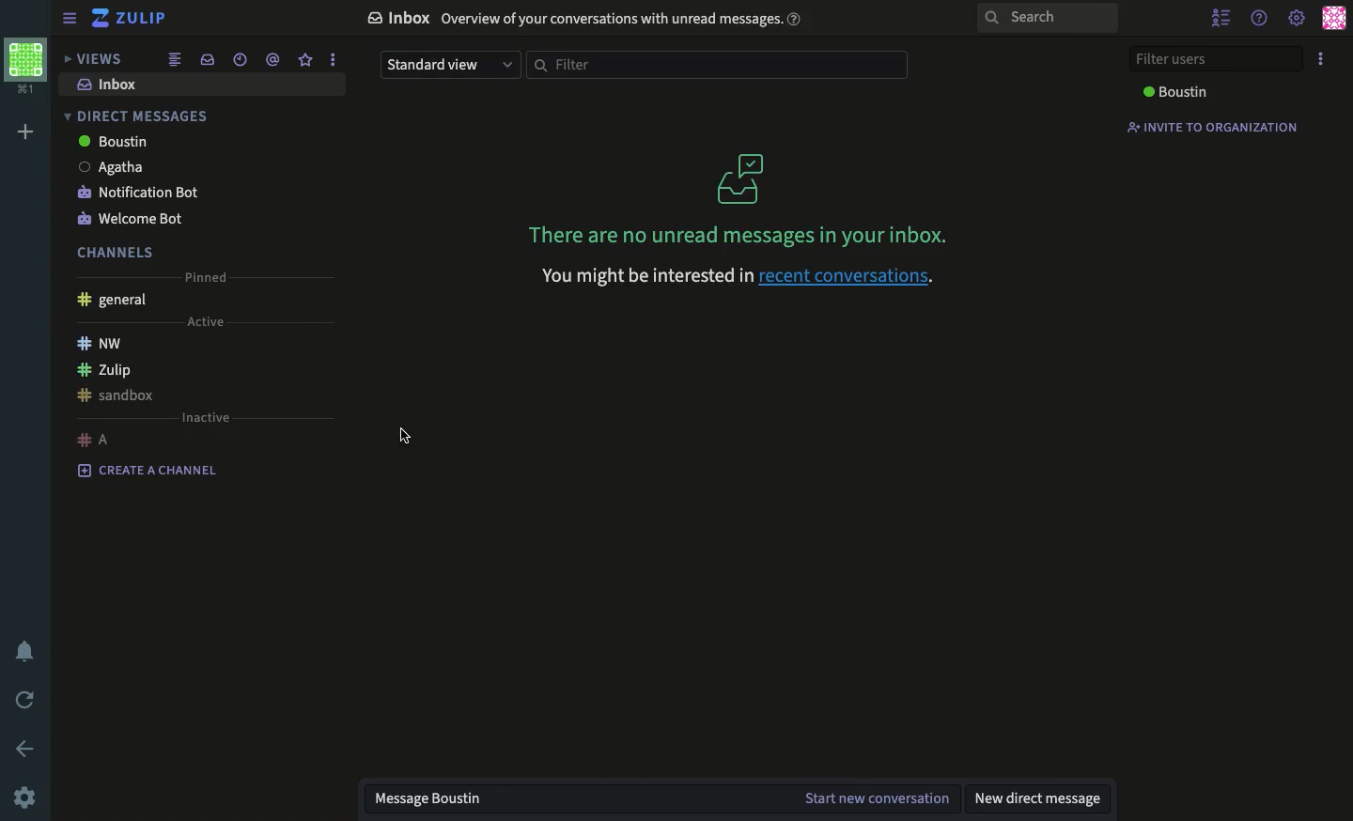  I want to click on standard view, so click(451, 65).